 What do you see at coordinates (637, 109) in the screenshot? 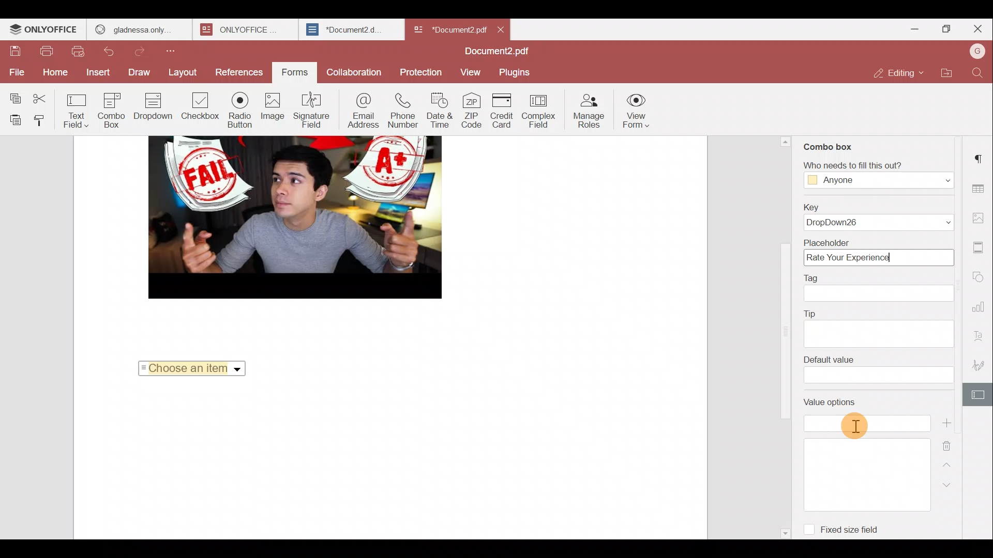
I see `View form` at bounding box center [637, 109].